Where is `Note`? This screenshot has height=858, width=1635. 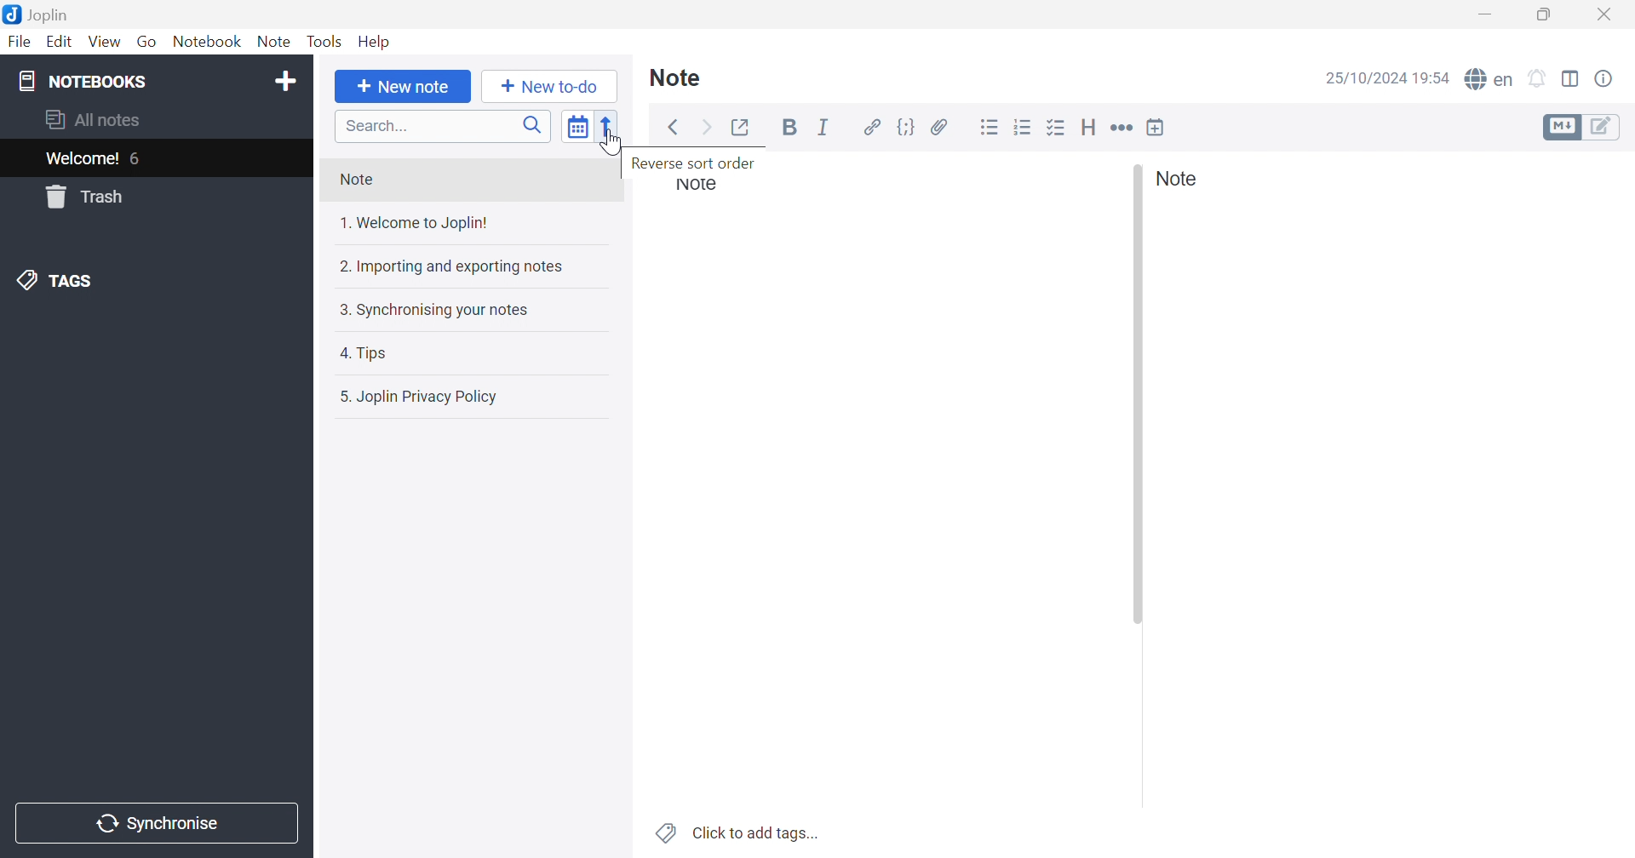 Note is located at coordinates (676, 76).